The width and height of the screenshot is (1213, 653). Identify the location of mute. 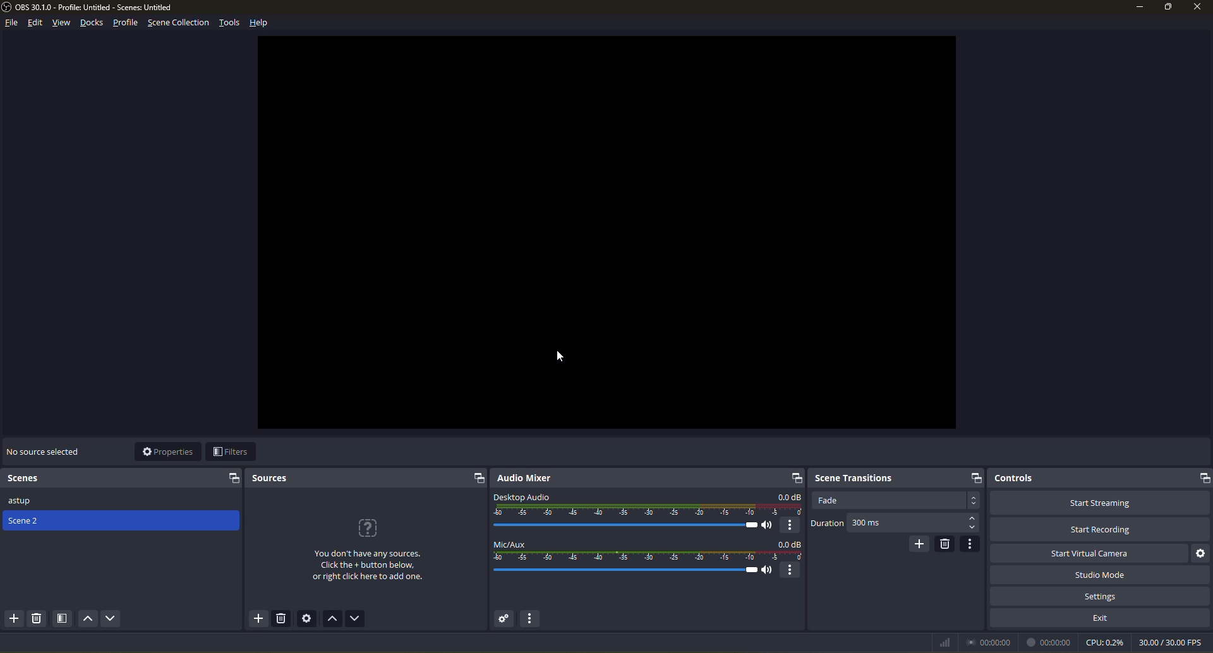
(768, 570).